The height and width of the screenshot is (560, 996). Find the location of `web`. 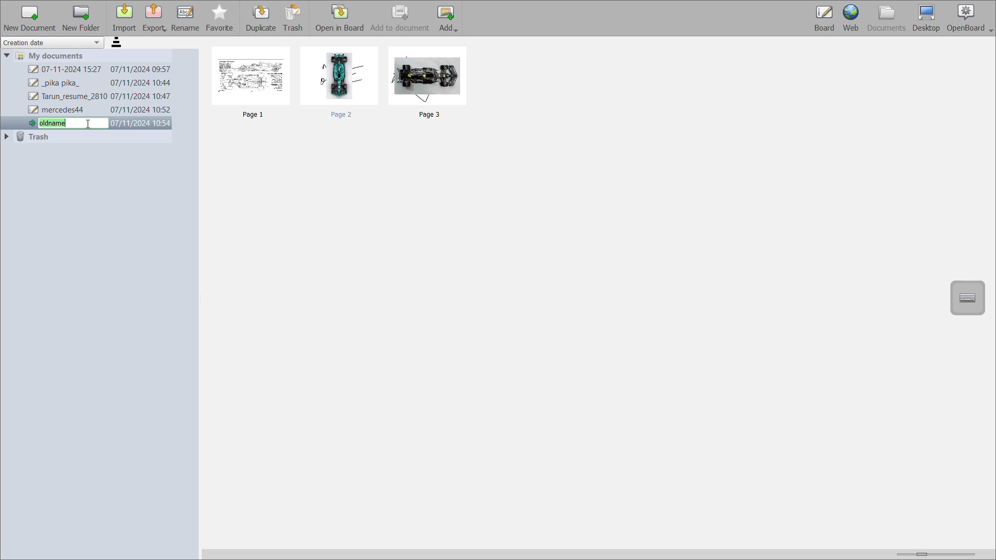

web is located at coordinates (851, 18).